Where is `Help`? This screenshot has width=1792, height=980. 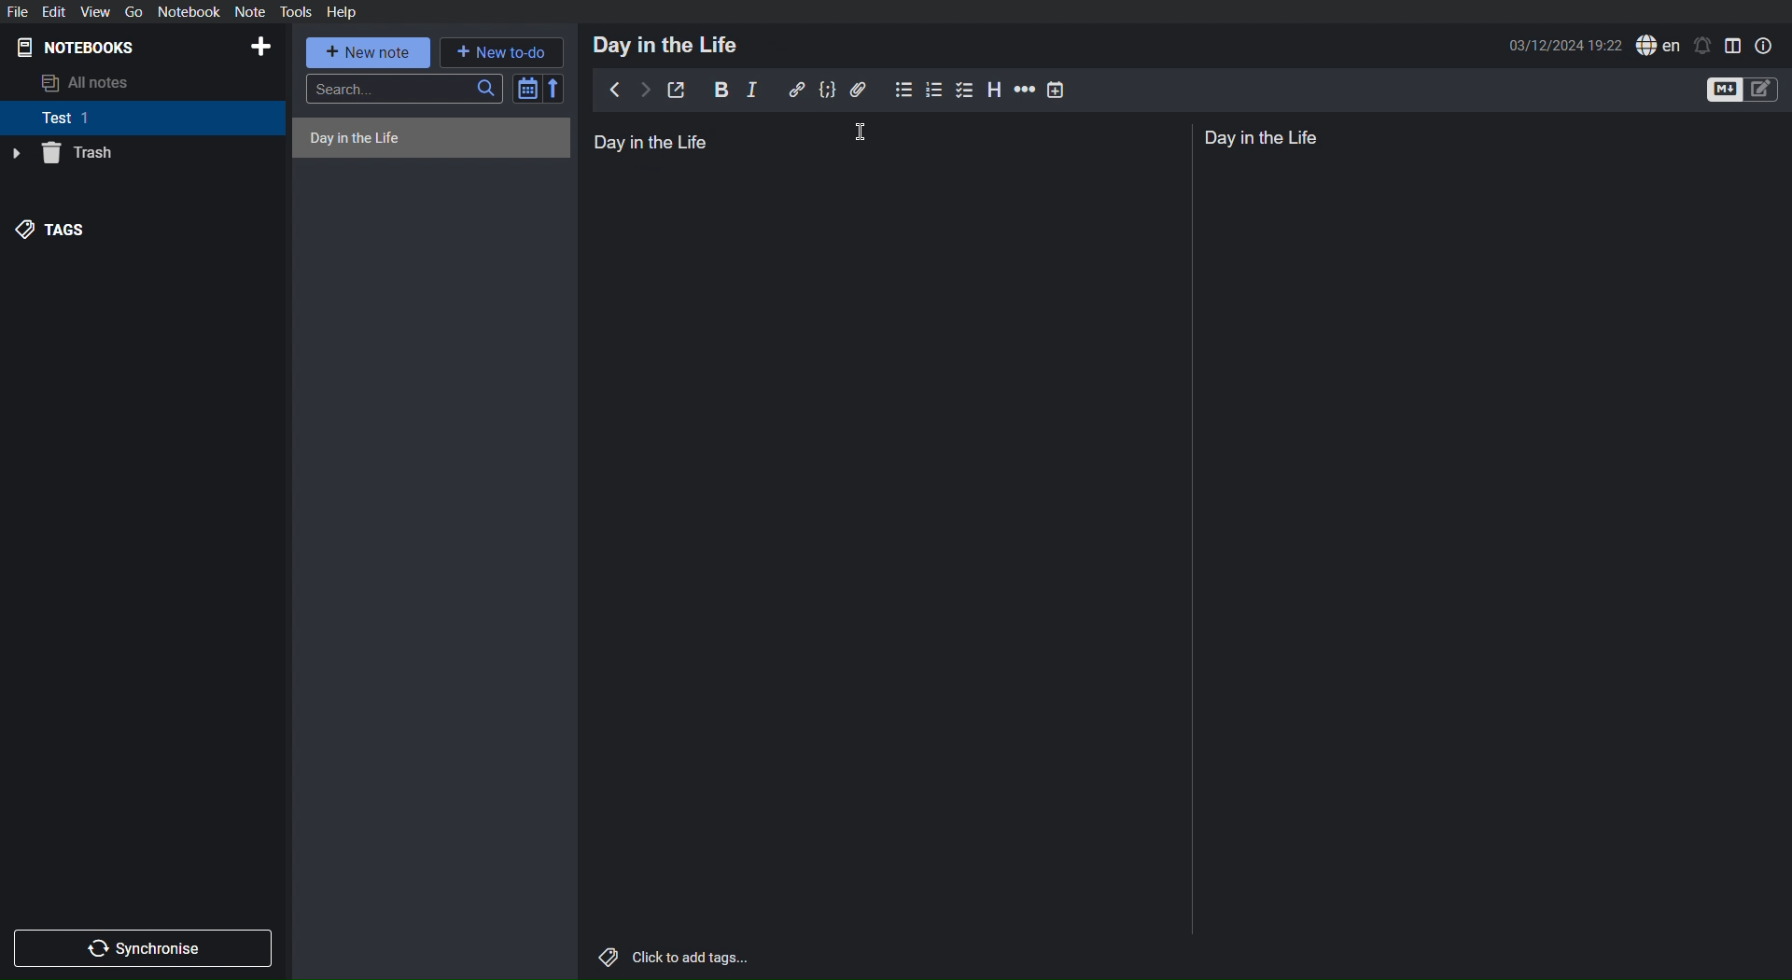
Help is located at coordinates (343, 12).